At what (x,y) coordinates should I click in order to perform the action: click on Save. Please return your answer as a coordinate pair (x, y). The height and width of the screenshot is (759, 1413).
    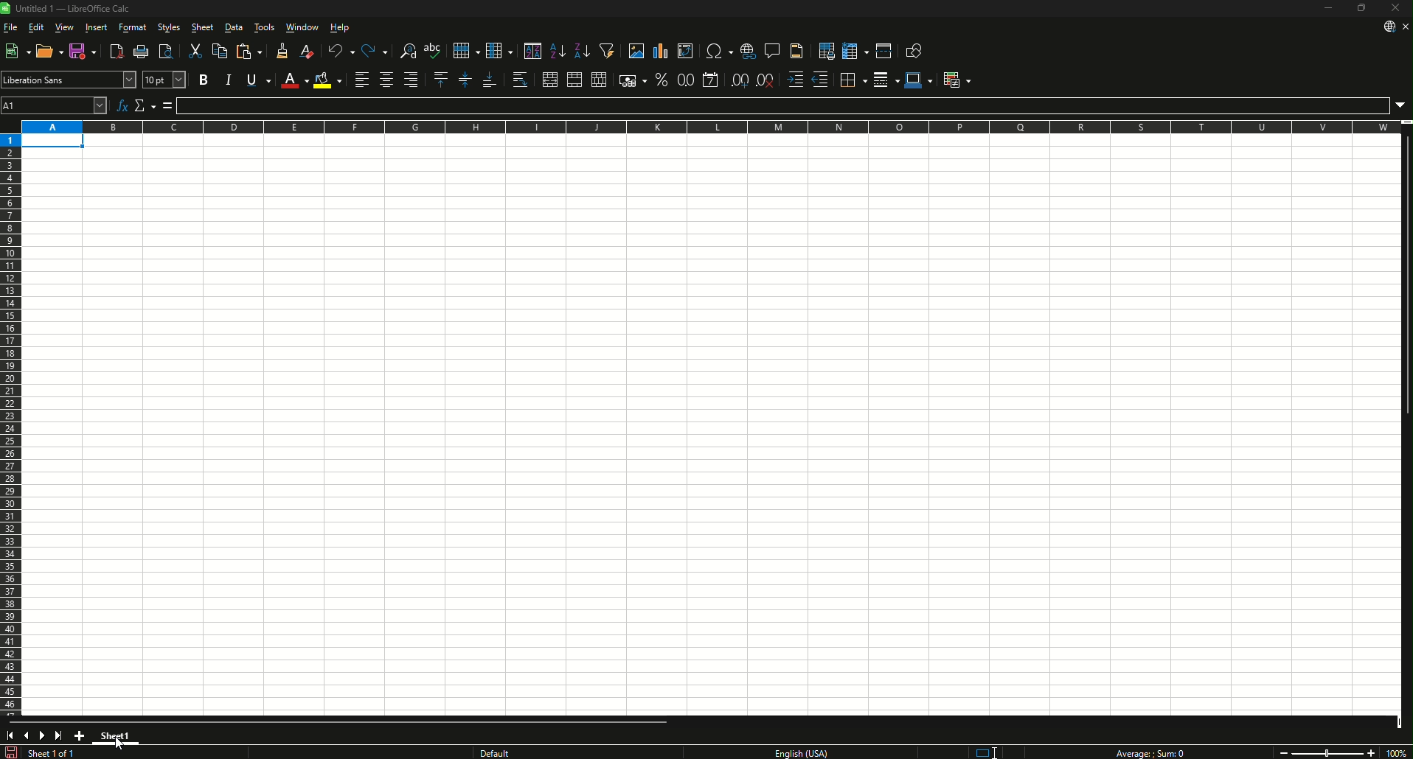
    Looking at the image, I should click on (84, 51).